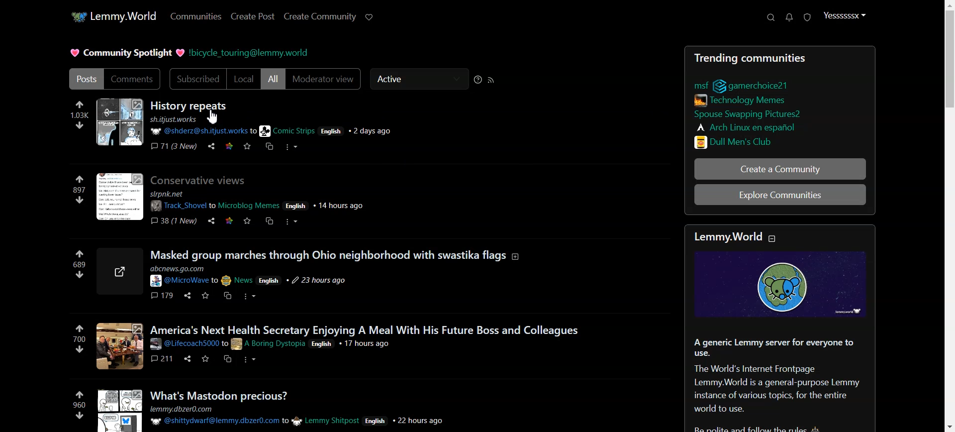 The width and height of the screenshot is (955, 432). What do you see at coordinates (189, 296) in the screenshot?
I see `Share` at bounding box center [189, 296].